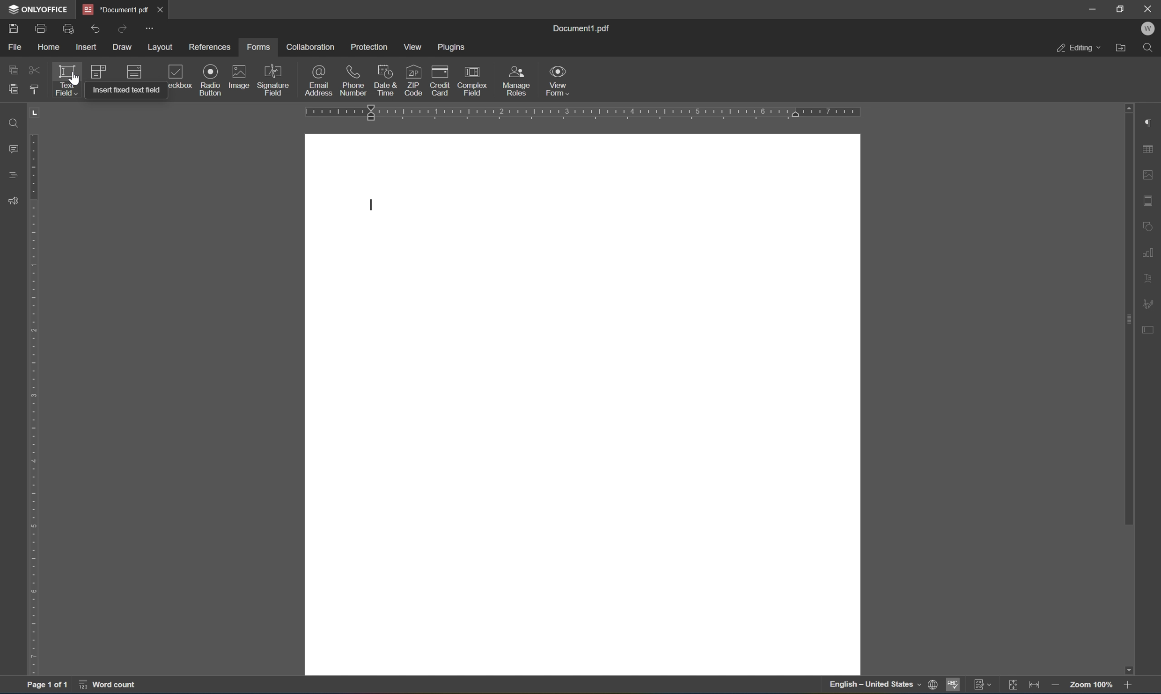  I want to click on fit to width, so click(1034, 687).